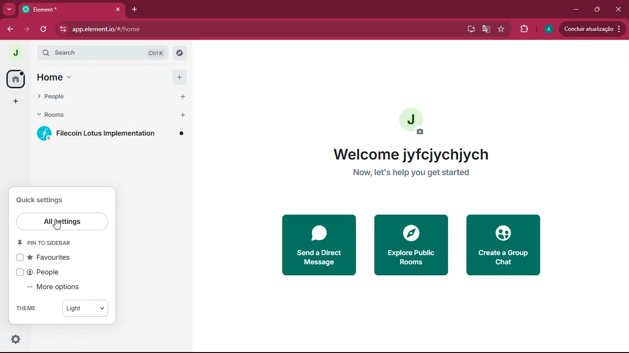 Image resolution: width=629 pixels, height=353 pixels. Describe the element at coordinates (10, 10) in the screenshot. I see `more` at that location.